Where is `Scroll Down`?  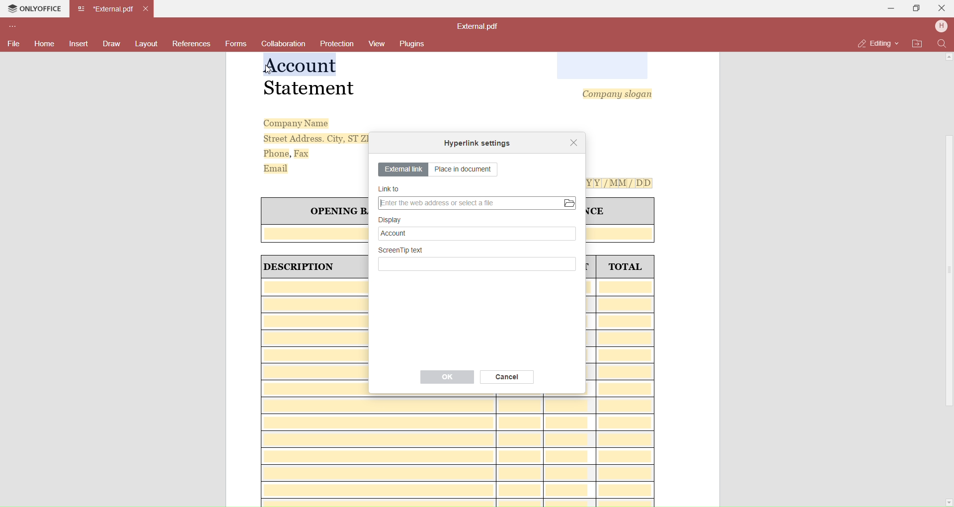
Scroll Down is located at coordinates (947, 501).